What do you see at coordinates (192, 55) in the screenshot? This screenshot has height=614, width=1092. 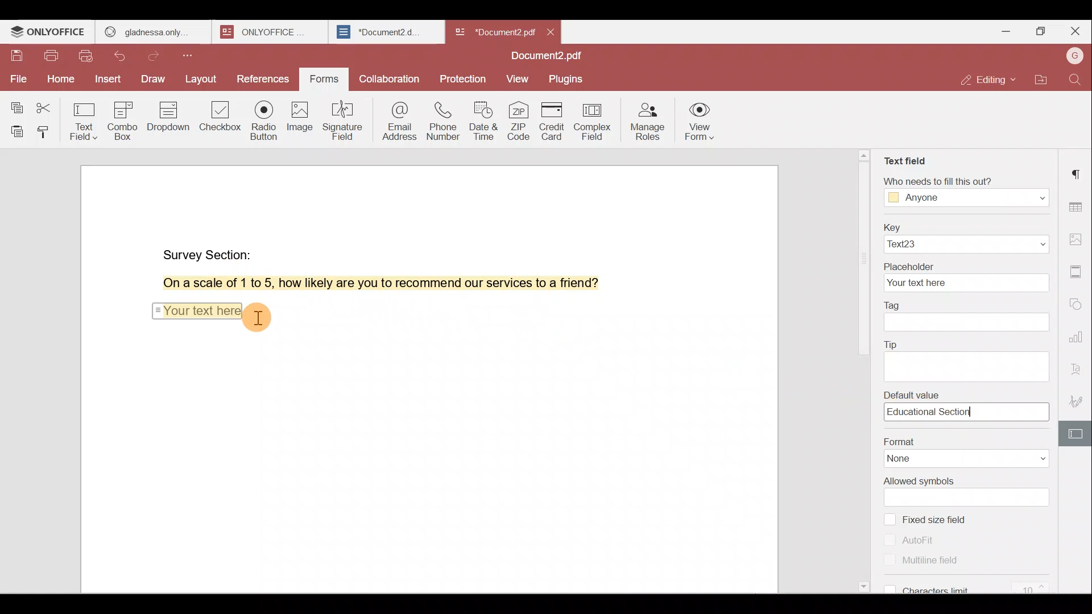 I see `Customize quick access toolbar` at bounding box center [192, 55].